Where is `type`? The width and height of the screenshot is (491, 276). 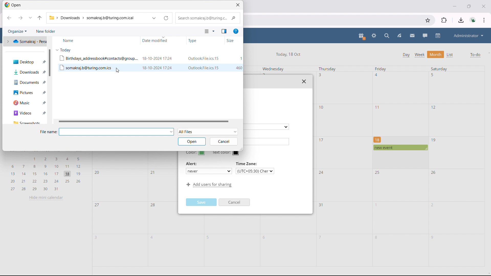
type is located at coordinates (205, 40).